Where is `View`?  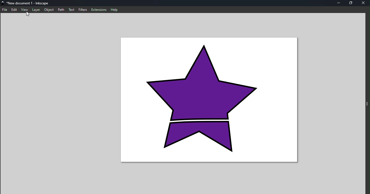
View is located at coordinates (25, 9).